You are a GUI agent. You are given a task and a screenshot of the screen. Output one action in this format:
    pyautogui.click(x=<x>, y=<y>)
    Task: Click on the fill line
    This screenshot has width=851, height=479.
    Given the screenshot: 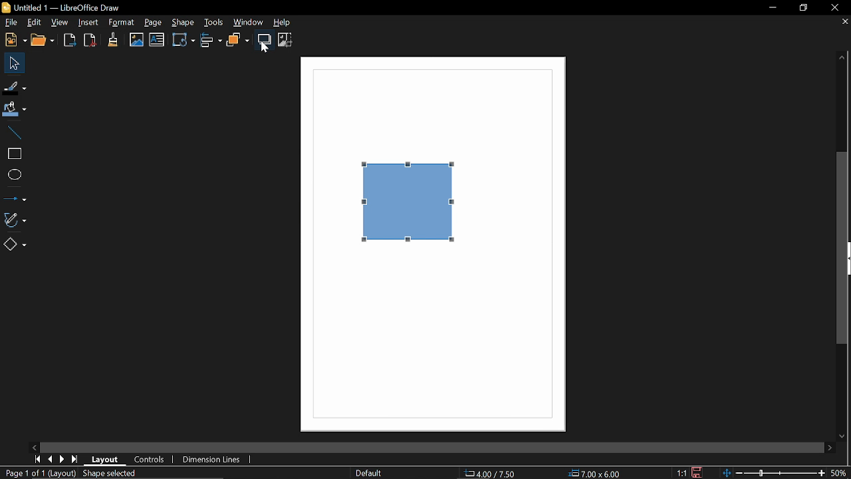 What is the action you would take?
    pyautogui.click(x=15, y=86)
    